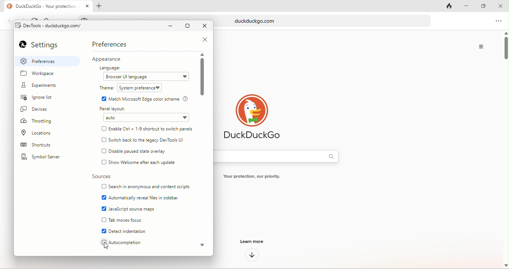 The height and width of the screenshot is (269, 509). Describe the element at coordinates (104, 187) in the screenshot. I see `checkbox` at that location.